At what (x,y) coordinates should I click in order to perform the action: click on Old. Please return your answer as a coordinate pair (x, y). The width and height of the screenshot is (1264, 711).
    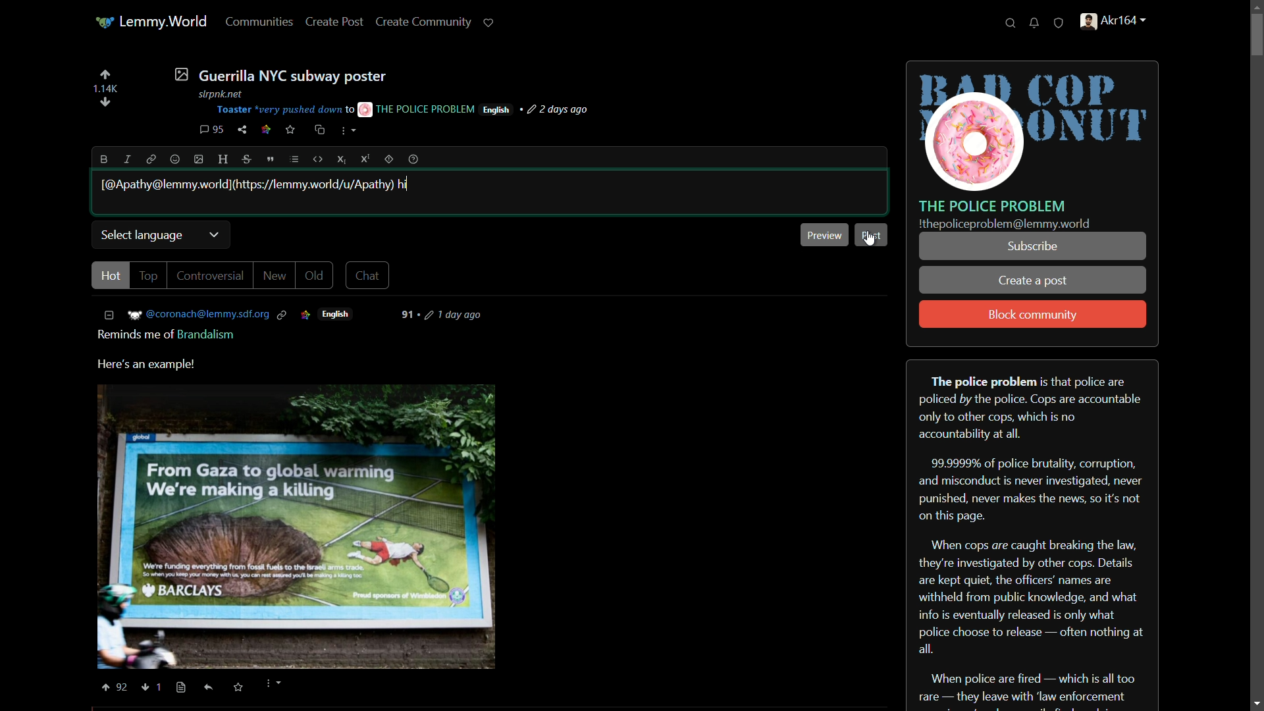
    Looking at the image, I should click on (315, 276).